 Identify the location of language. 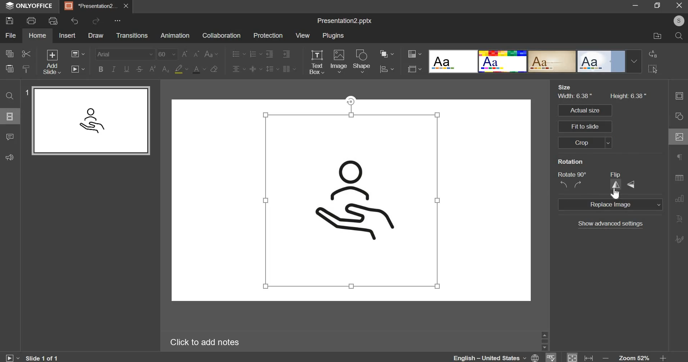
(497, 357).